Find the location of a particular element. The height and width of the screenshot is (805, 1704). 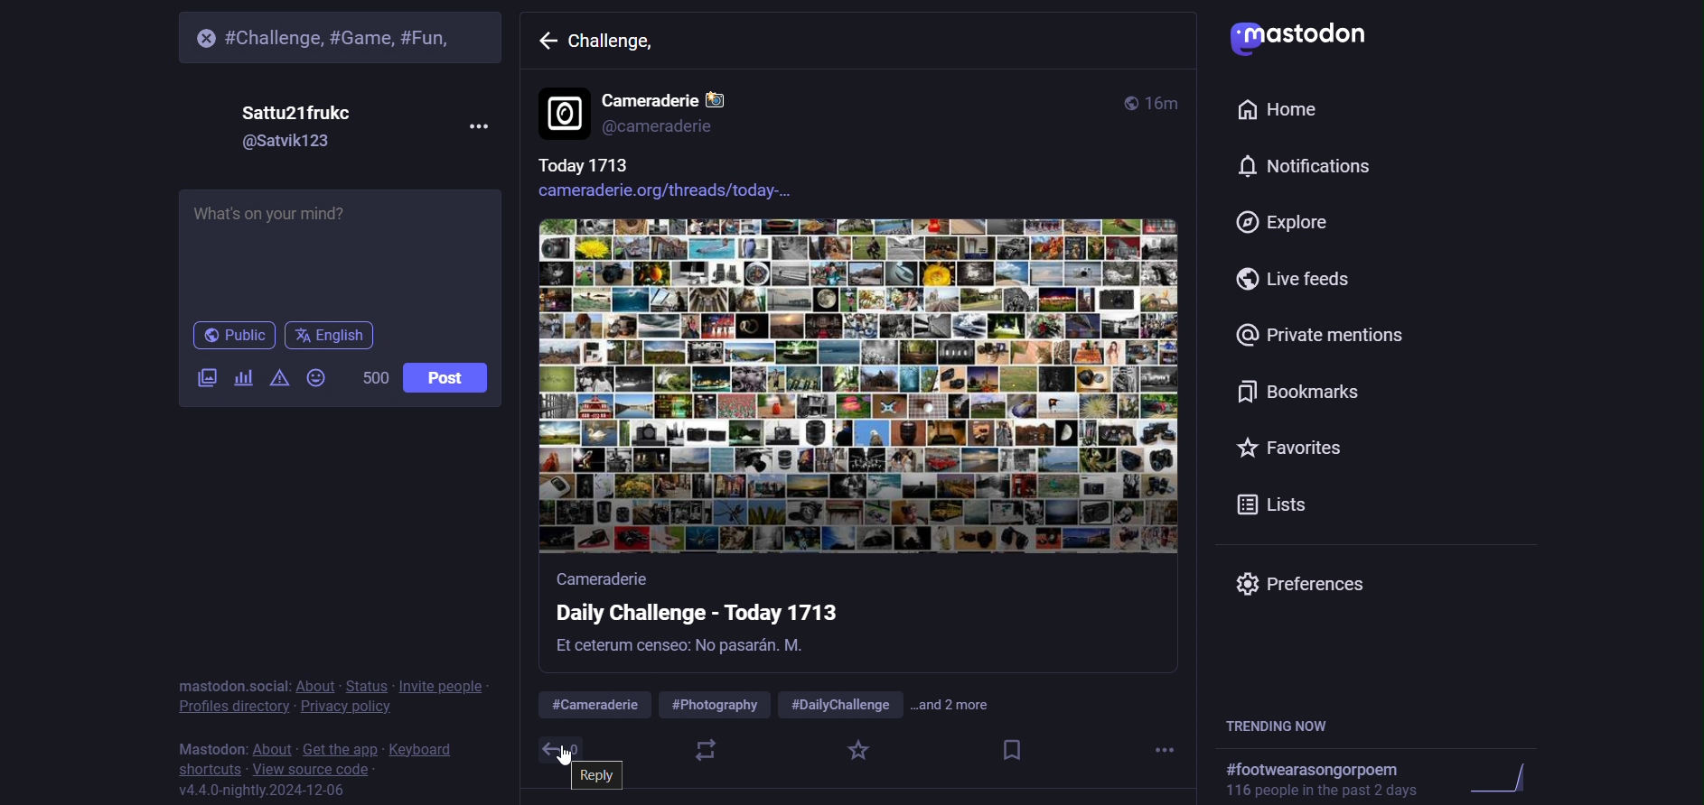

cursor is located at coordinates (567, 755).